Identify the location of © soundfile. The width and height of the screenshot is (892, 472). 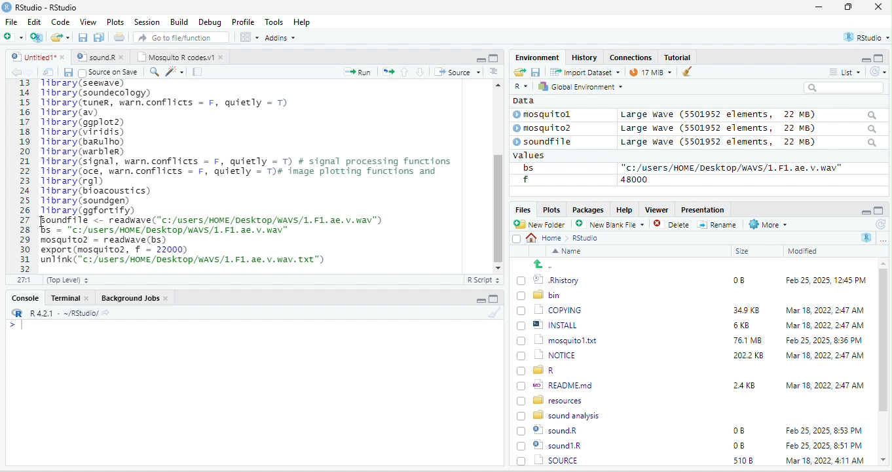
(548, 141).